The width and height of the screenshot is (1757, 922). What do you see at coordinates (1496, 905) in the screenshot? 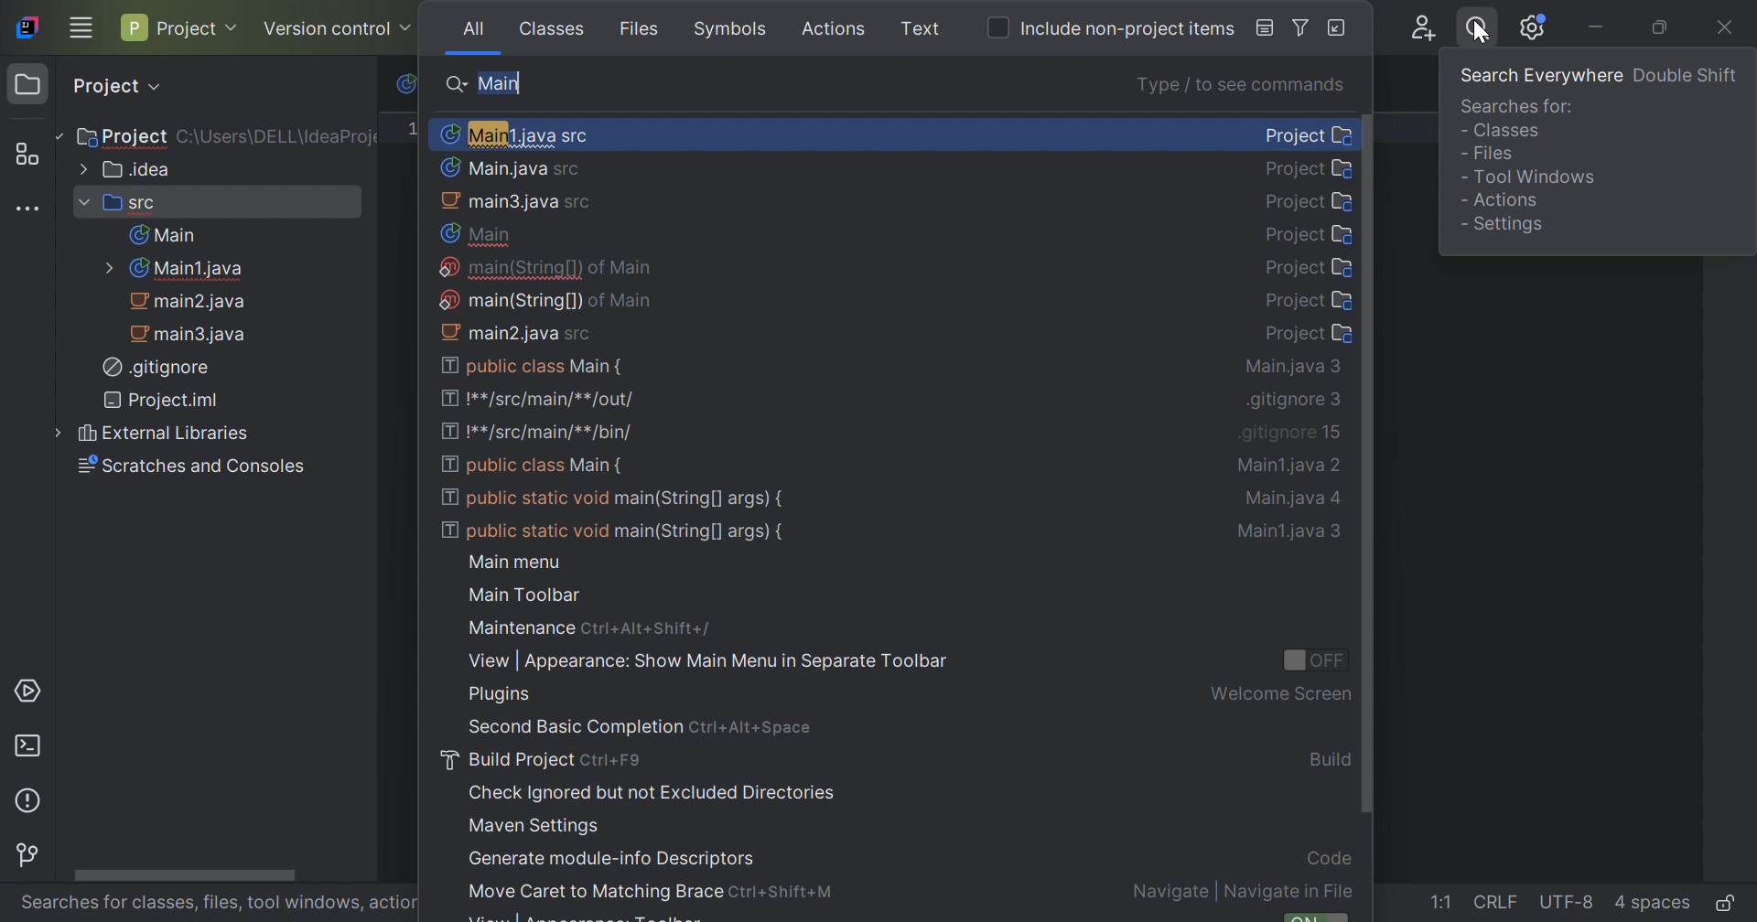
I see `CRLF` at bounding box center [1496, 905].